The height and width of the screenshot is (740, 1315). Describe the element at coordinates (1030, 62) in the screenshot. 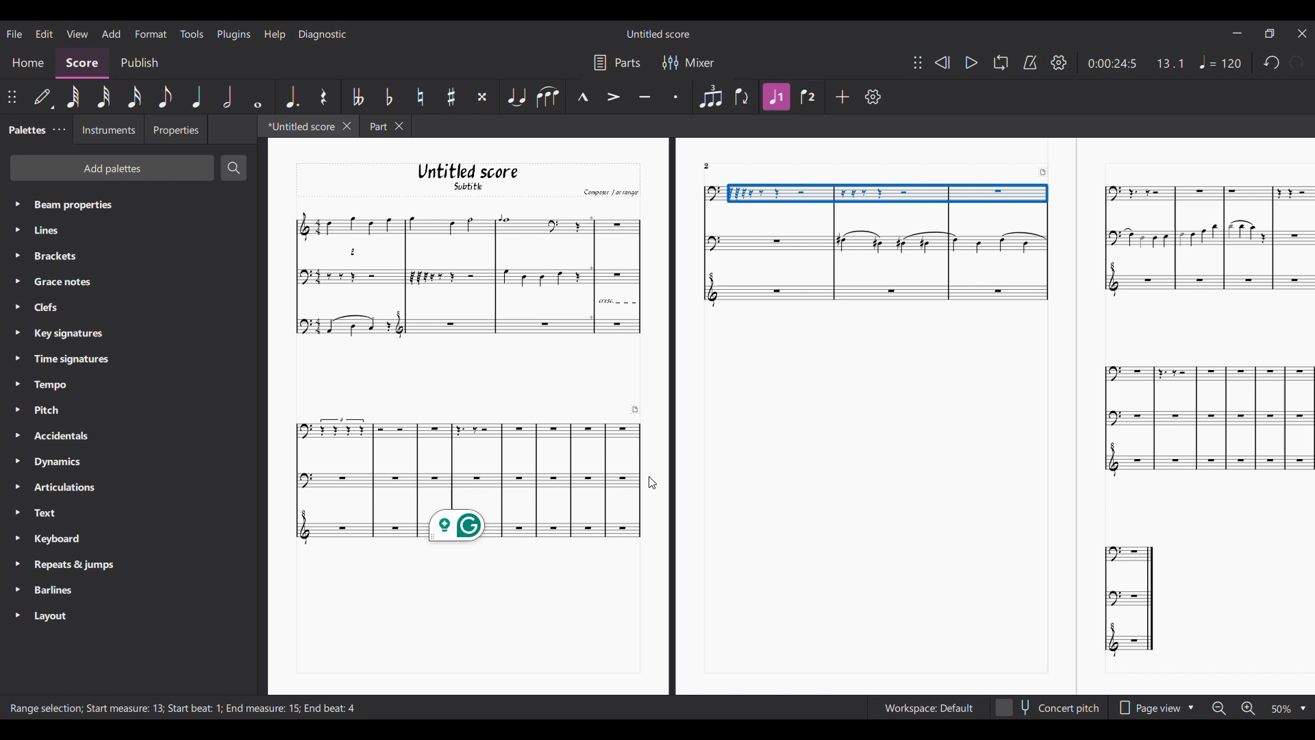

I see `Metronome` at that location.